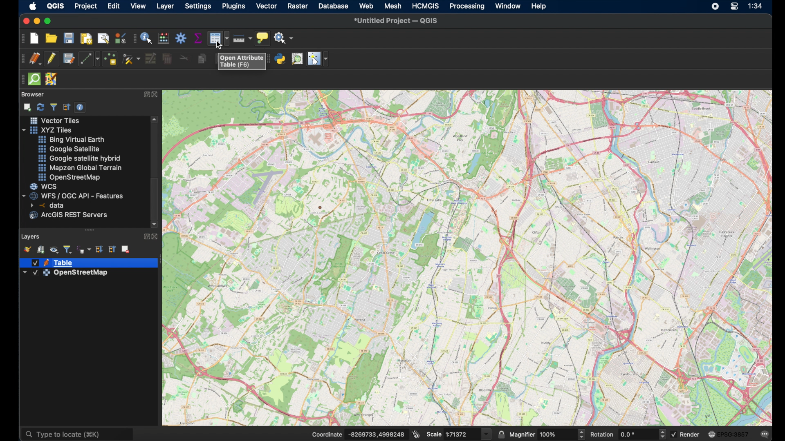 This screenshot has width=785, height=441. Describe the element at coordinates (80, 168) in the screenshot. I see `mapzen global terrain` at that location.